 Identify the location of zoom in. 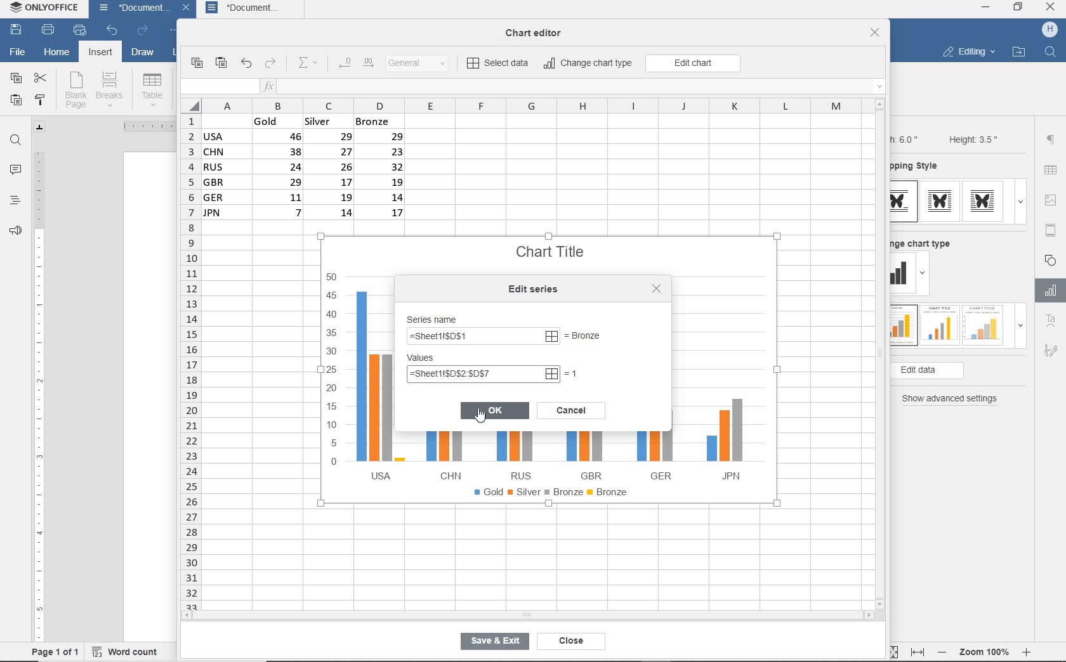
(1027, 650).